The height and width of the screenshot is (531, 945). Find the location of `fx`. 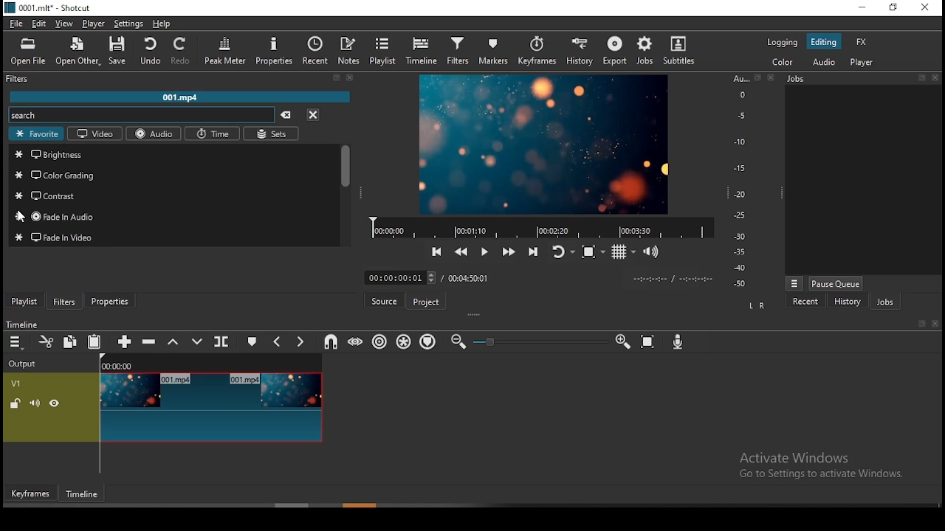

fx is located at coordinates (862, 41).